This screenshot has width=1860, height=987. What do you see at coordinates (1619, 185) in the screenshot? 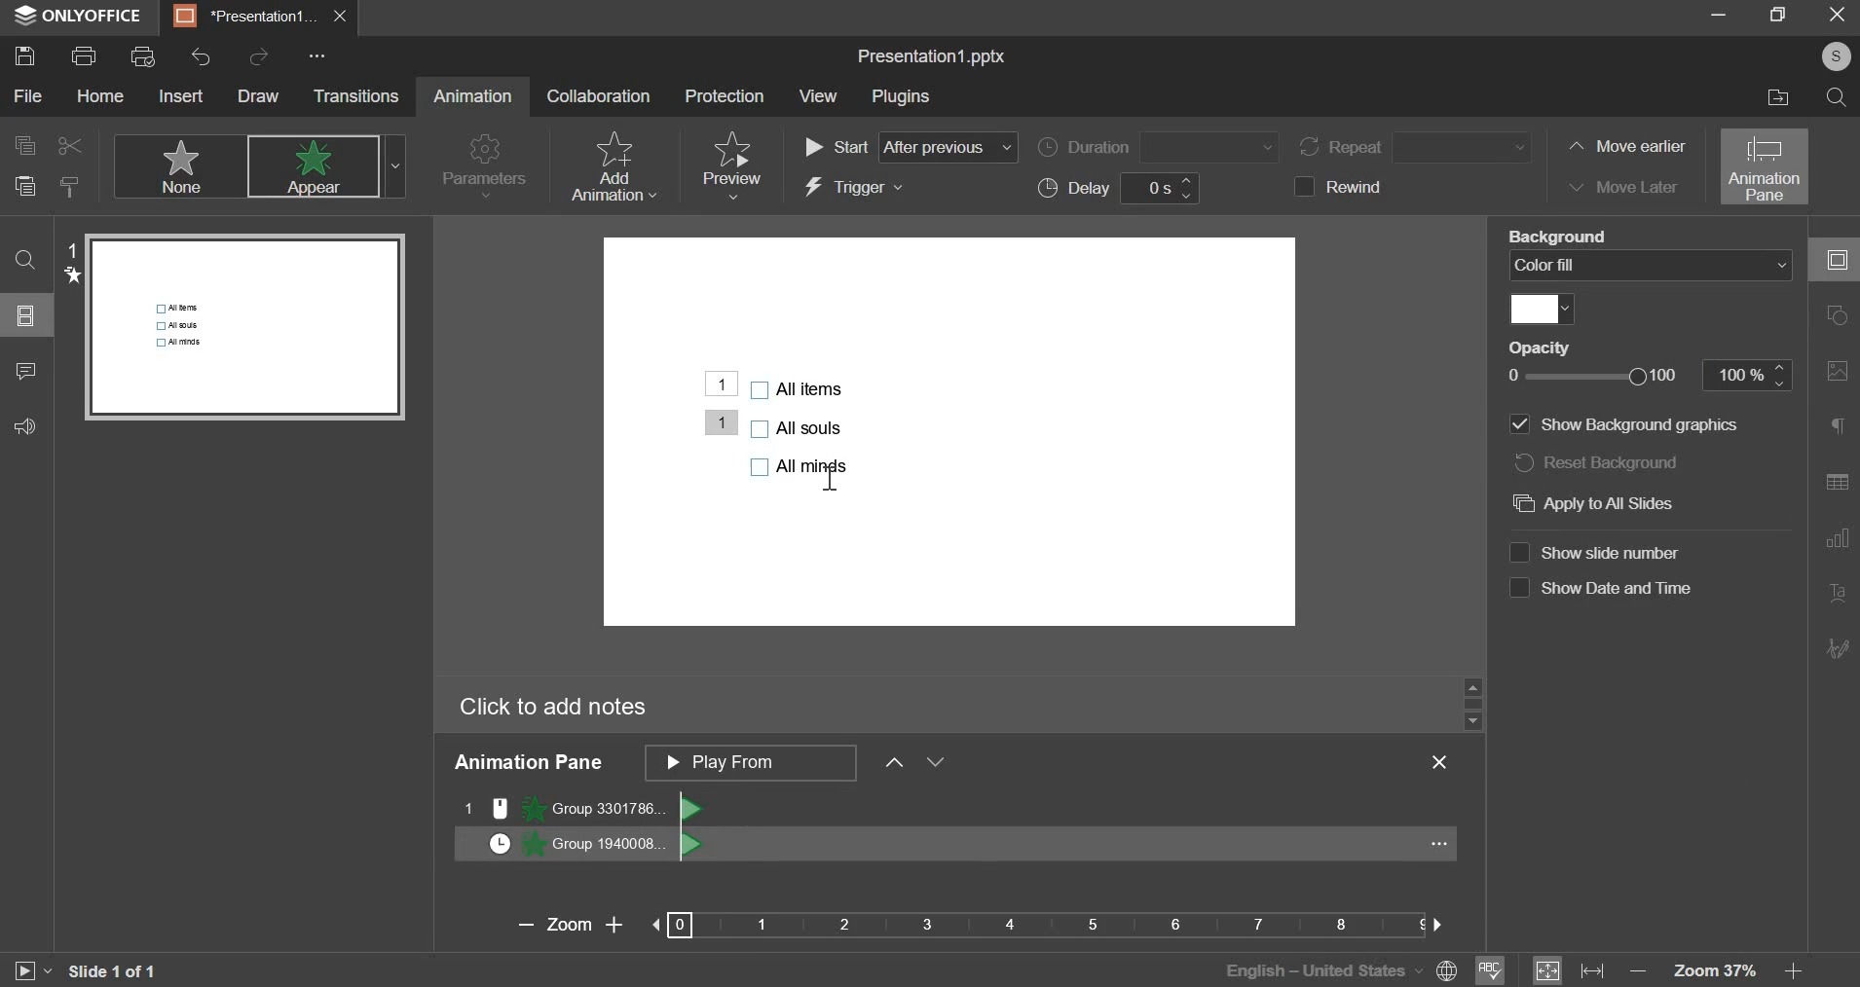
I see `move later` at bounding box center [1619, 185].